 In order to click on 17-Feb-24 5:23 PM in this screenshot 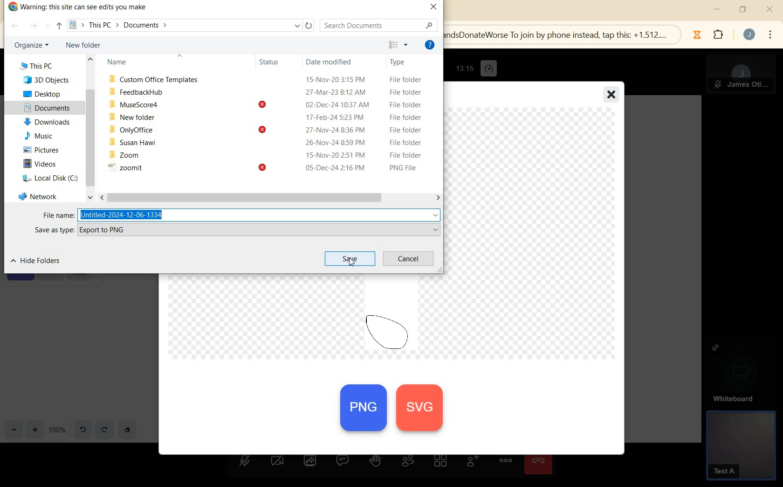, I will do `click(334, 116)`.